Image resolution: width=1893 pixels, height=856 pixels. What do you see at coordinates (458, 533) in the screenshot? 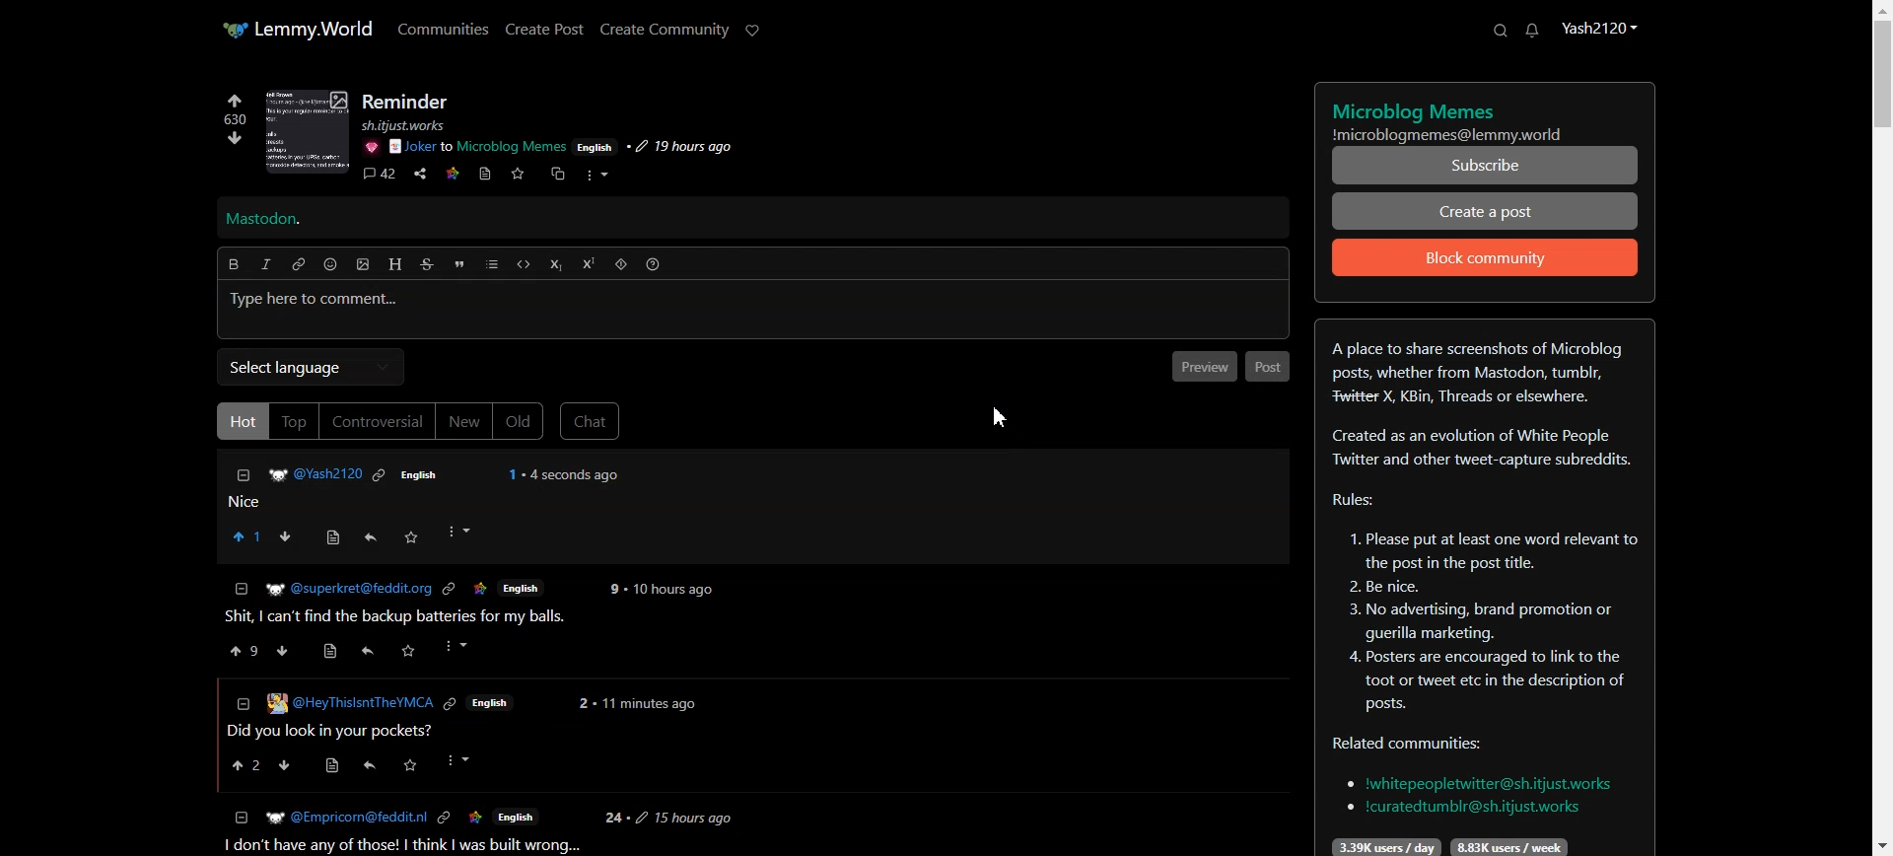
I see `` at bounding box center [458, 533].